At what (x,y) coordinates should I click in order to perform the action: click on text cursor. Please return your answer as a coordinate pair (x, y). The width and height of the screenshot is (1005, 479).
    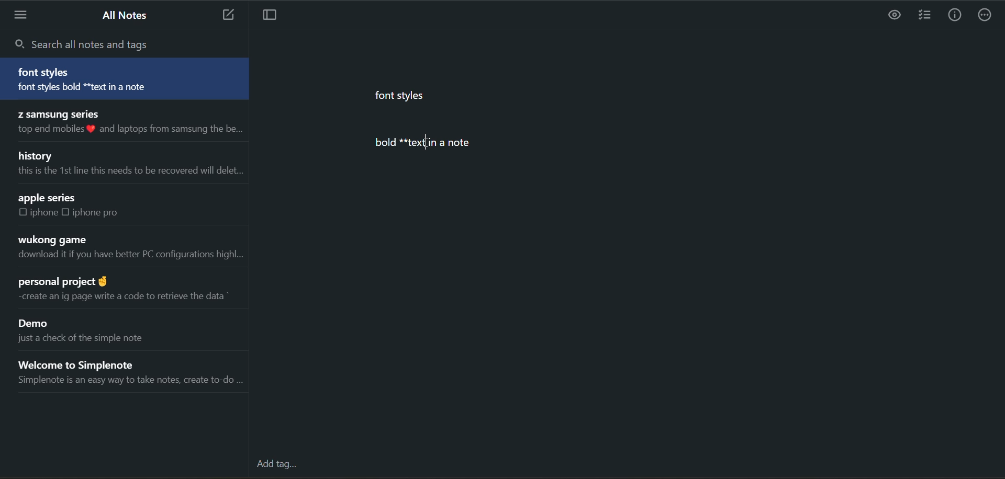
    Looking at the image, I should click on (427, 141).